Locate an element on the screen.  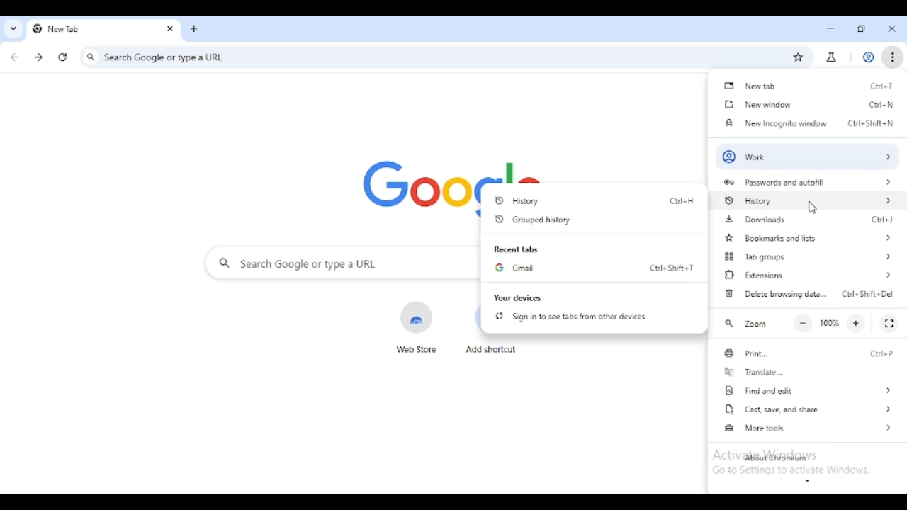
minimize is located at coordinates (831, 29).